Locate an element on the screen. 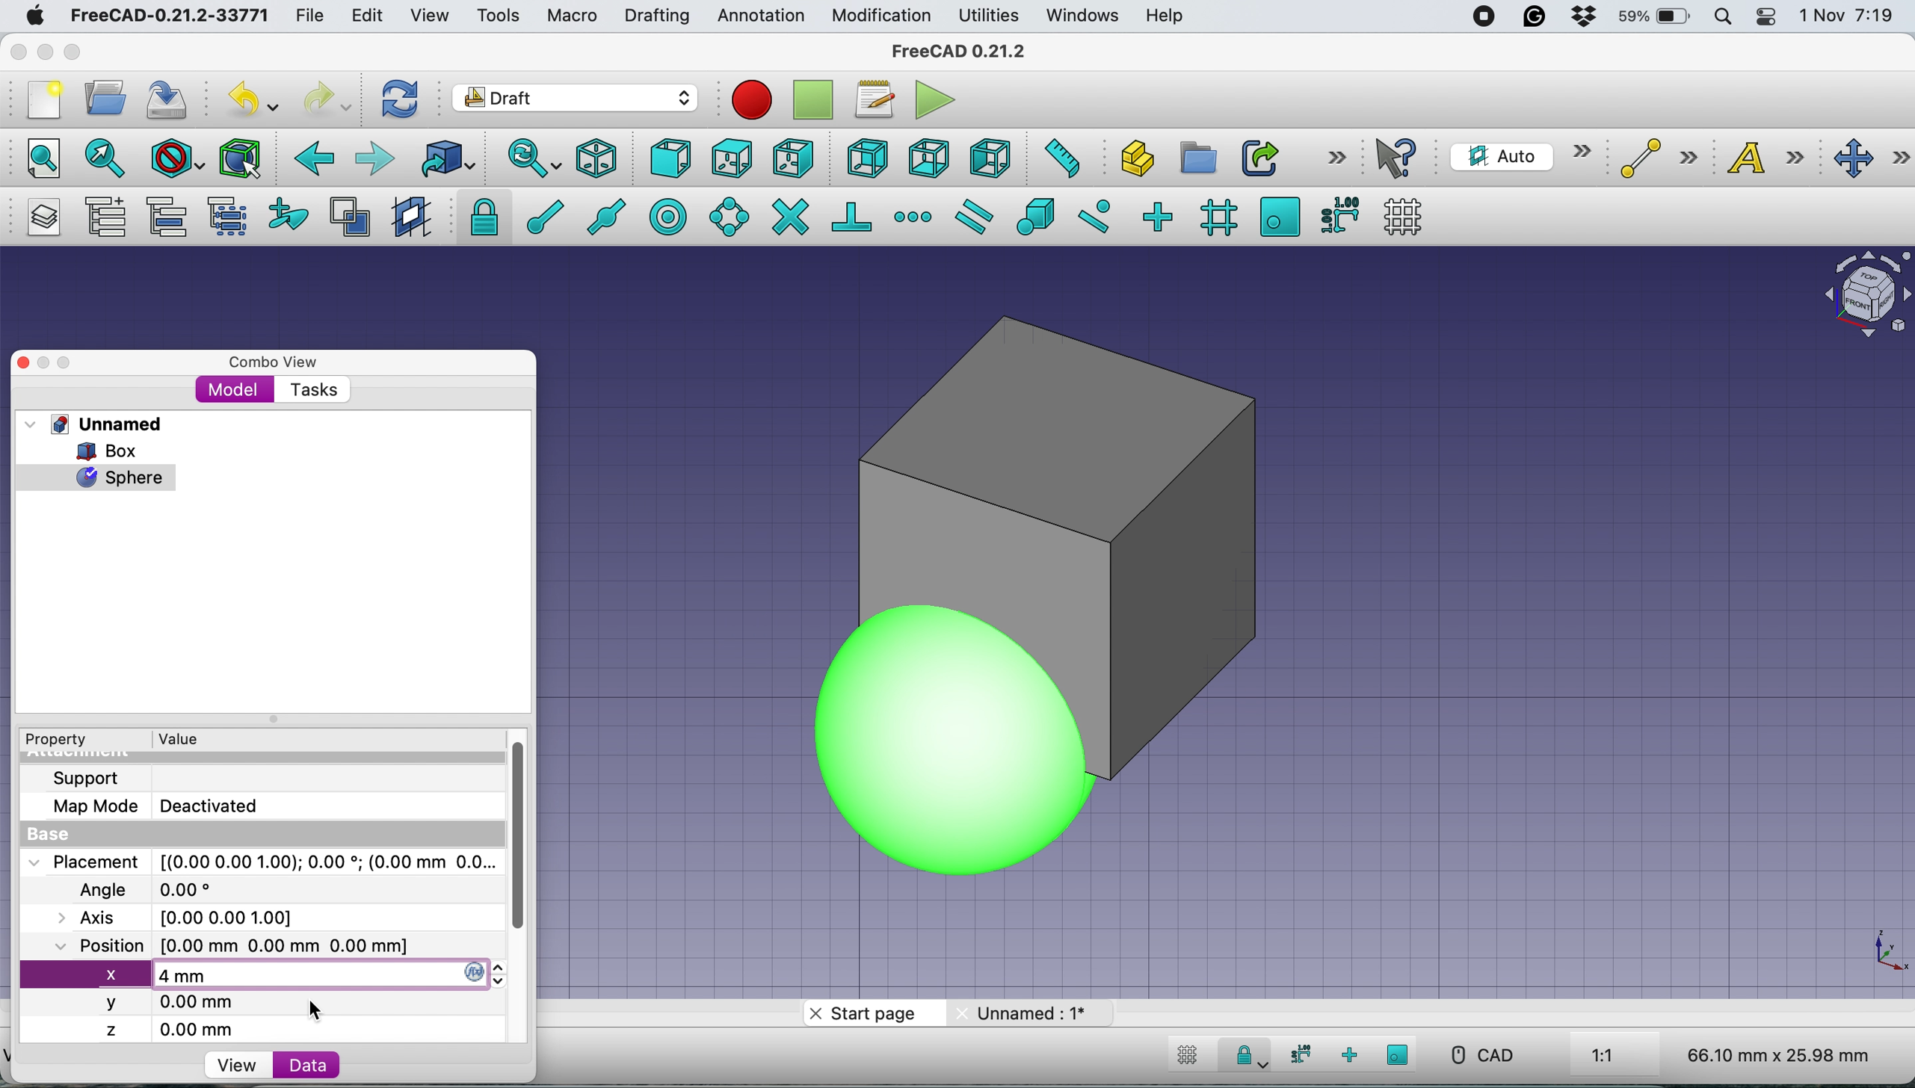 This screenshot has width=1915, height=1088. close is located at coordinates (19, 48).